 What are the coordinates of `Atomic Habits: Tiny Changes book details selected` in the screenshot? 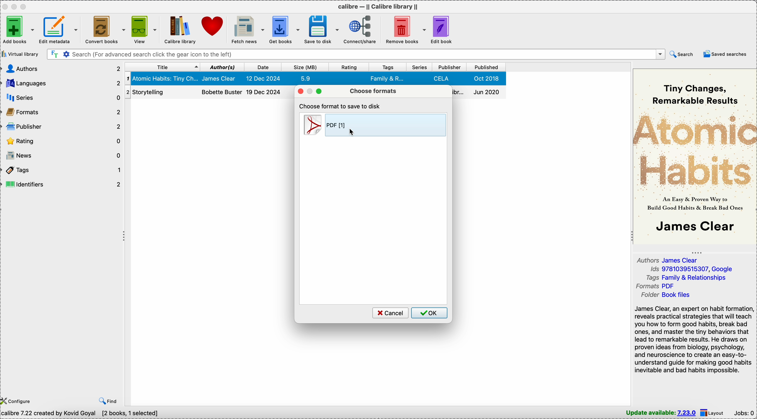 It's located at (314, 79).